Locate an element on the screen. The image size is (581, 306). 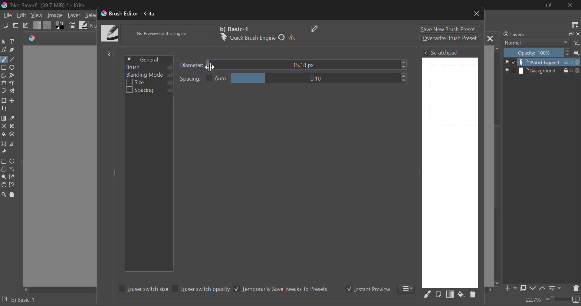
Paint Layer is located at coordinates (543, 62).